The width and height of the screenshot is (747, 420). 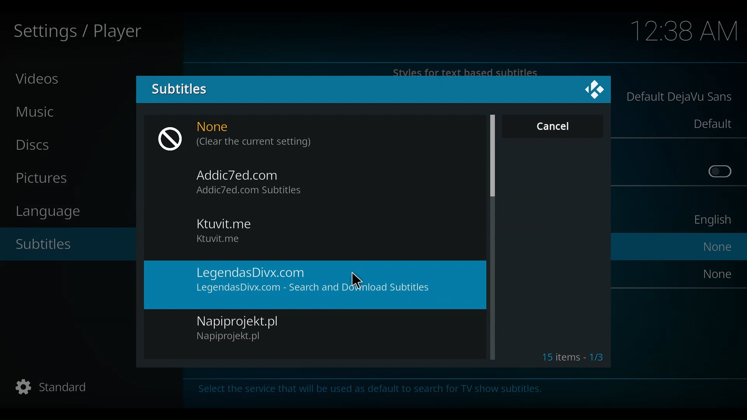 I want to click on Videos, so click(x=39, y=78).